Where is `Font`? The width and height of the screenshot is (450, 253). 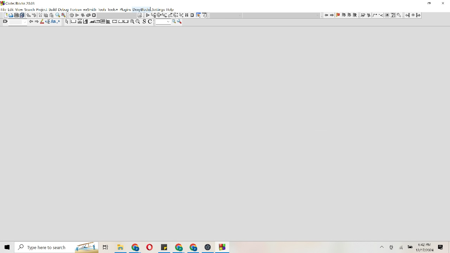 Font is located at coordinates (54, 22).